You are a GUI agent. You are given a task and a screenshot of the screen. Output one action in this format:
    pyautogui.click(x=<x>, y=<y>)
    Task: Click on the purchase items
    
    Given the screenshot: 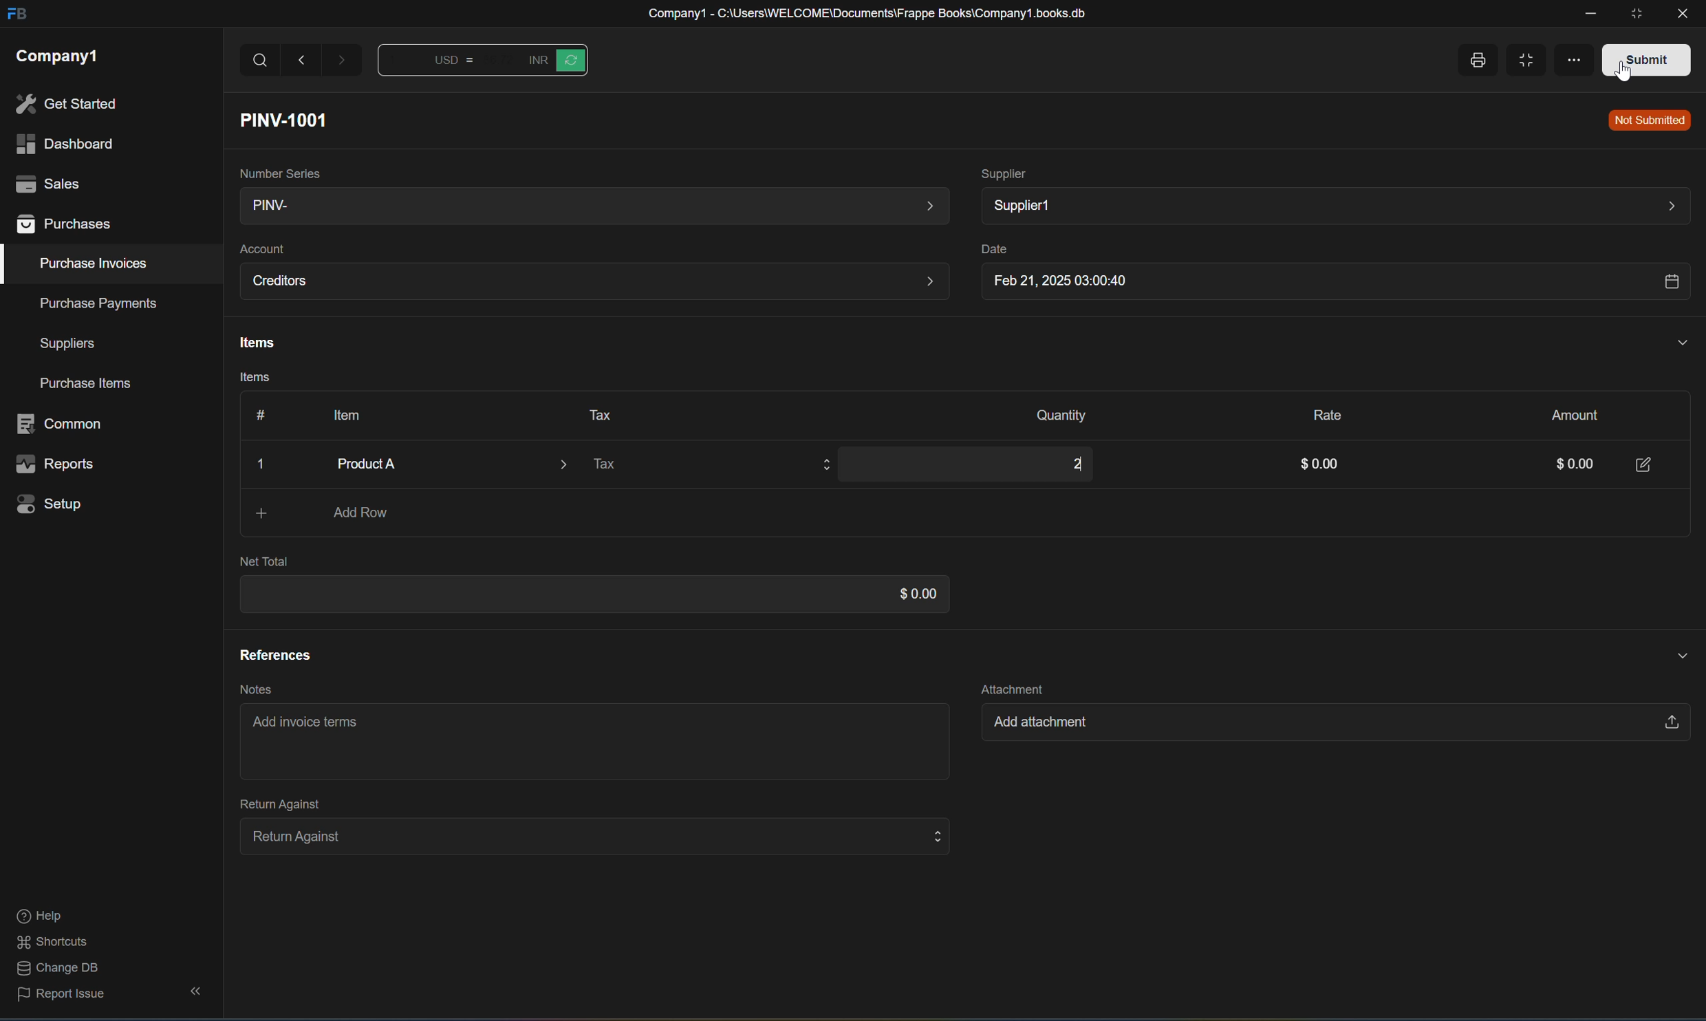 What is the action you would take?
    pyautogui.click(x=89, y=385)
    